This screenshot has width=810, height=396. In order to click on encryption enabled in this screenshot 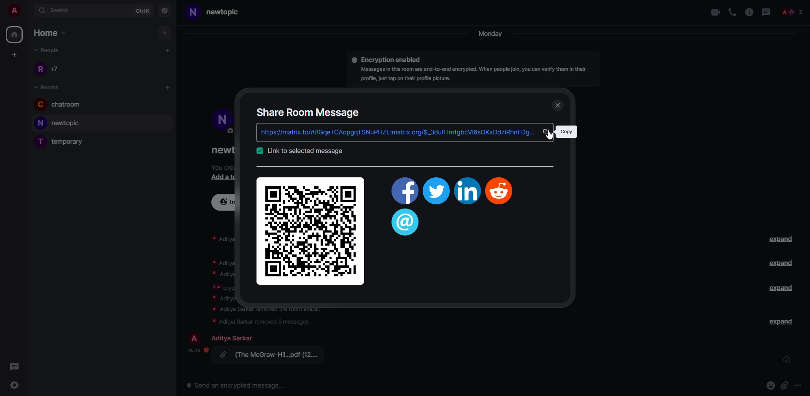, I will do `click(393, 59)`.